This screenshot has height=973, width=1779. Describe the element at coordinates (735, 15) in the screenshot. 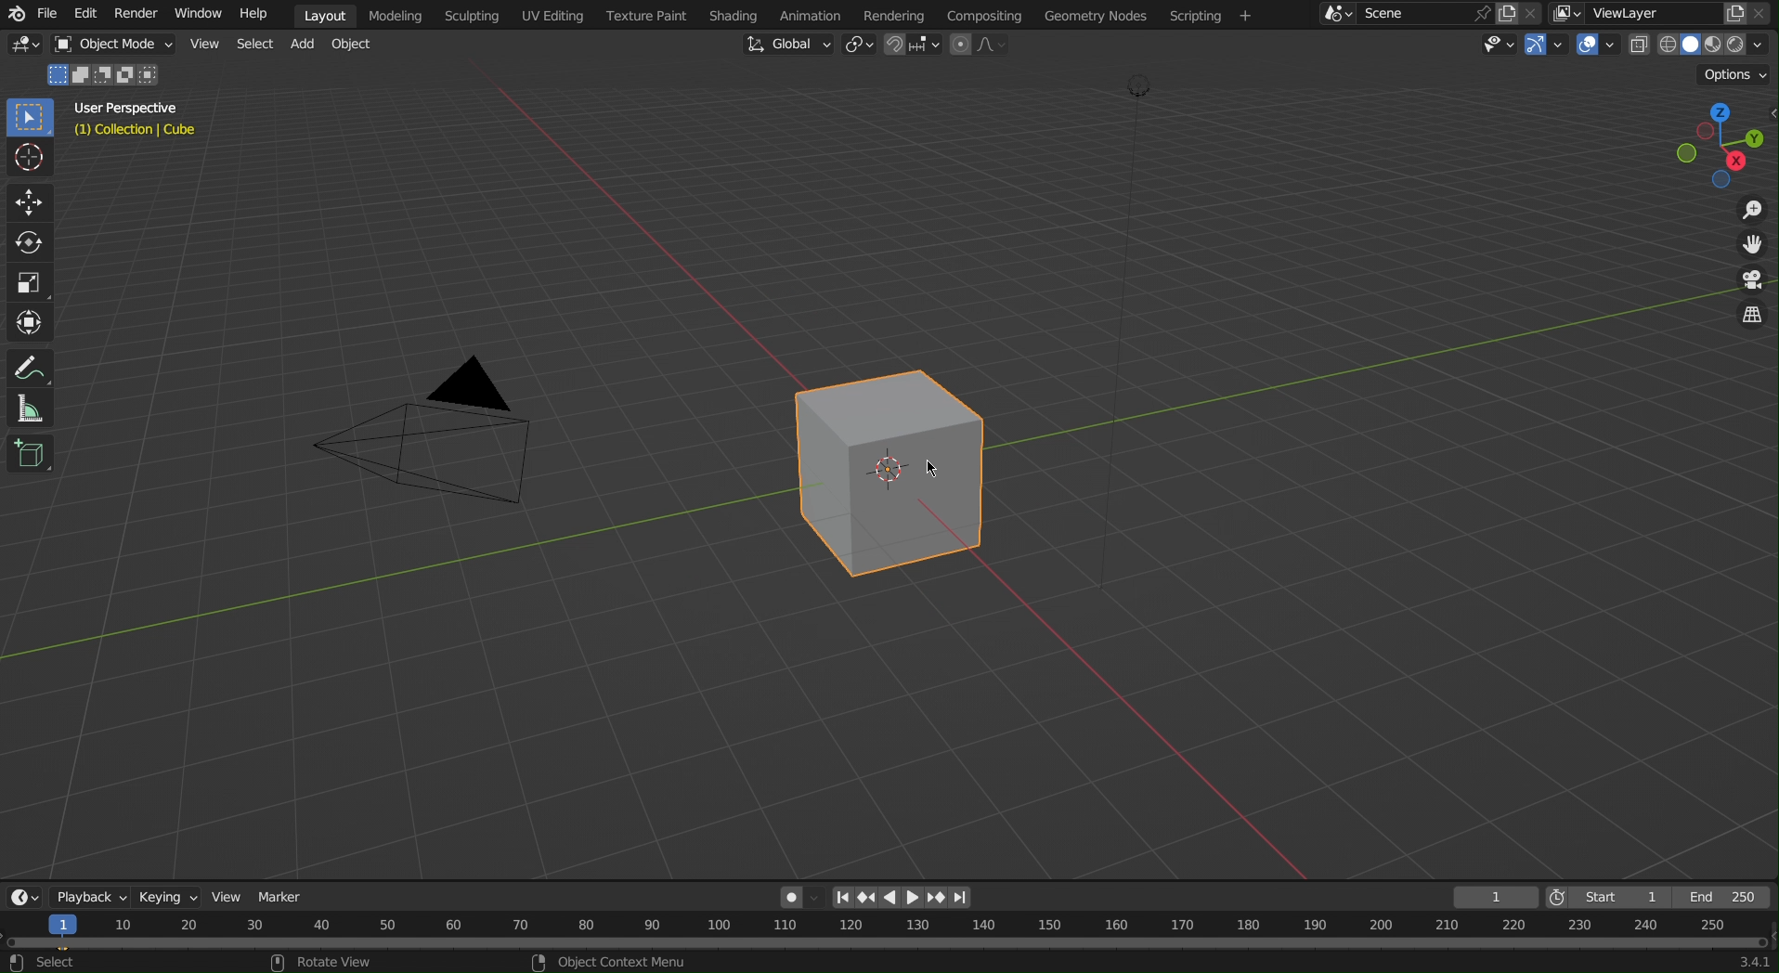

I see `Shading` at that location.